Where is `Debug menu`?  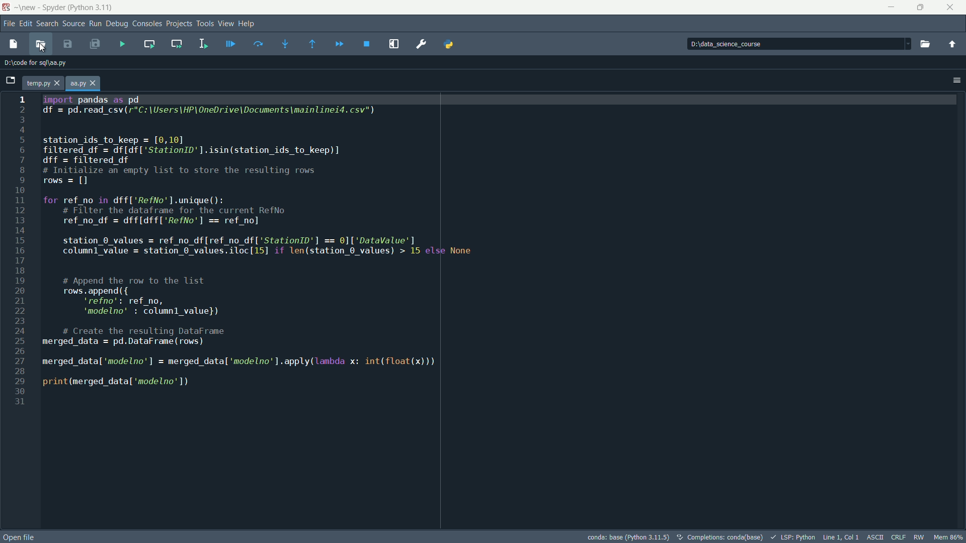
Debug menu is located at coordinates (117, 24).